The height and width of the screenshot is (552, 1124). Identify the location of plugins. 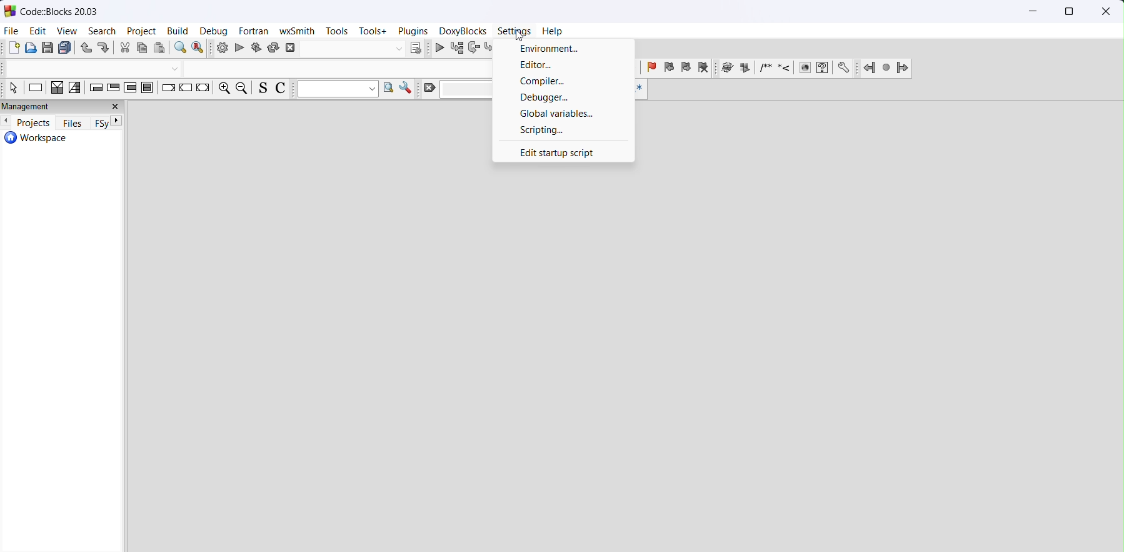
(413, 32).